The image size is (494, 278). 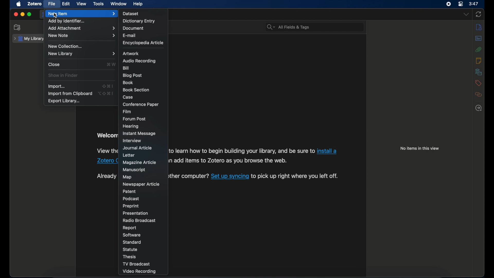 I want to click on forum post, so click(x=135, y=119).